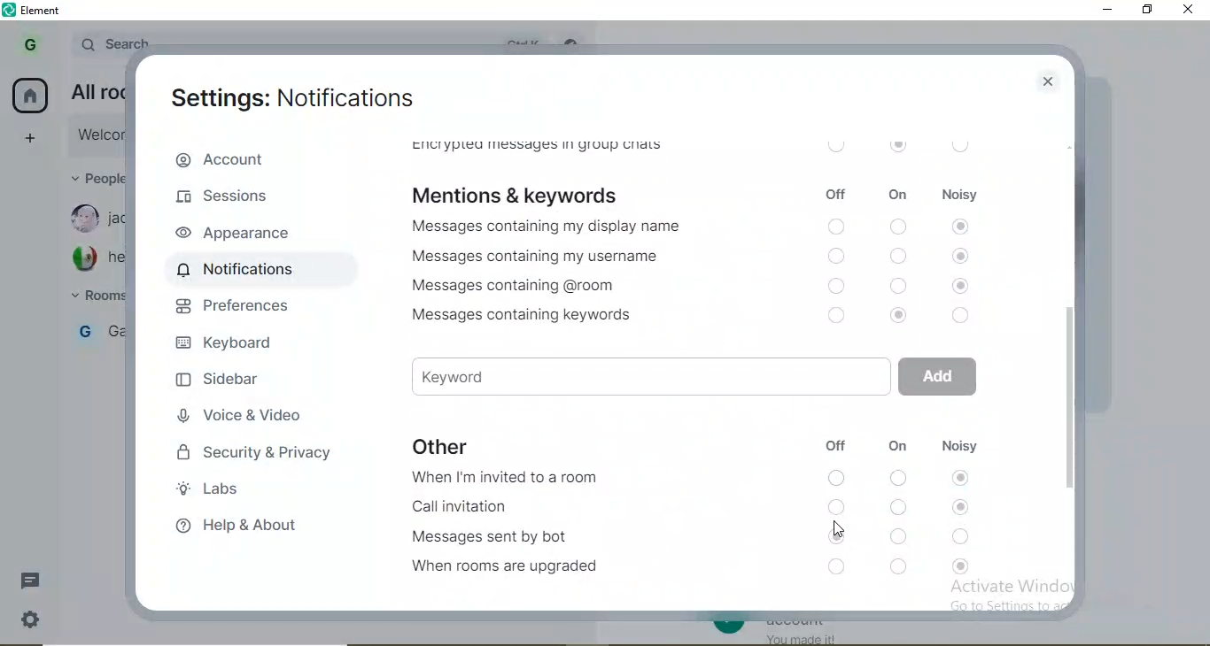 Image resolution: width=1210 pixels, height=646 pixels. I want to click on Search, so click(112, 43).